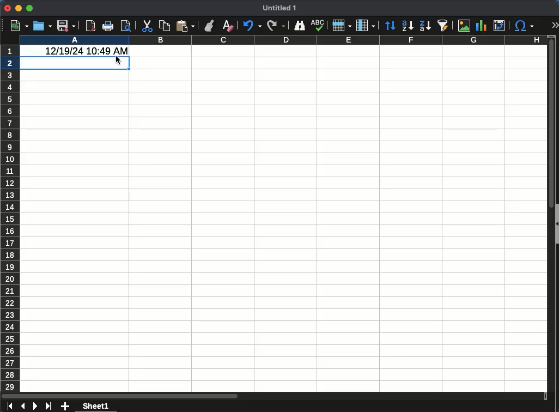 The width and height of the screenshot is (559, 412). Describe the element at coordinates (342, 26) in the screenshot. I see `row` at that location.